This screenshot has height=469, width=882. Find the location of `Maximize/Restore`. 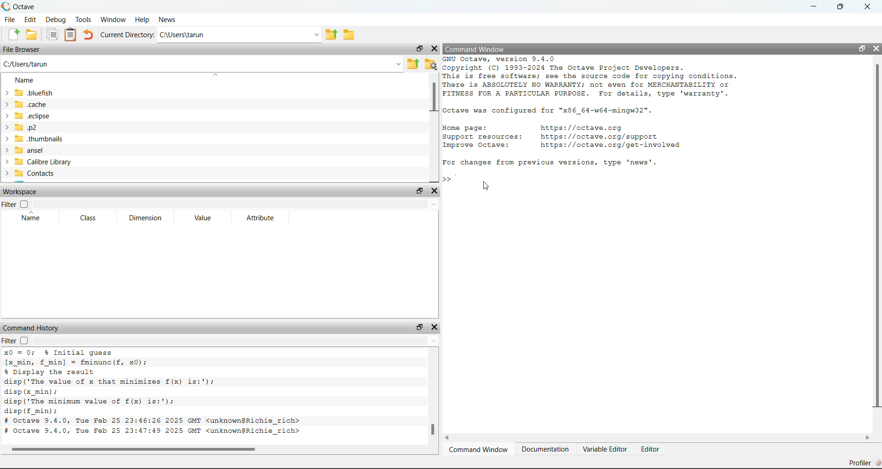

Maximize/Restore is located at coordinates (419, 190).